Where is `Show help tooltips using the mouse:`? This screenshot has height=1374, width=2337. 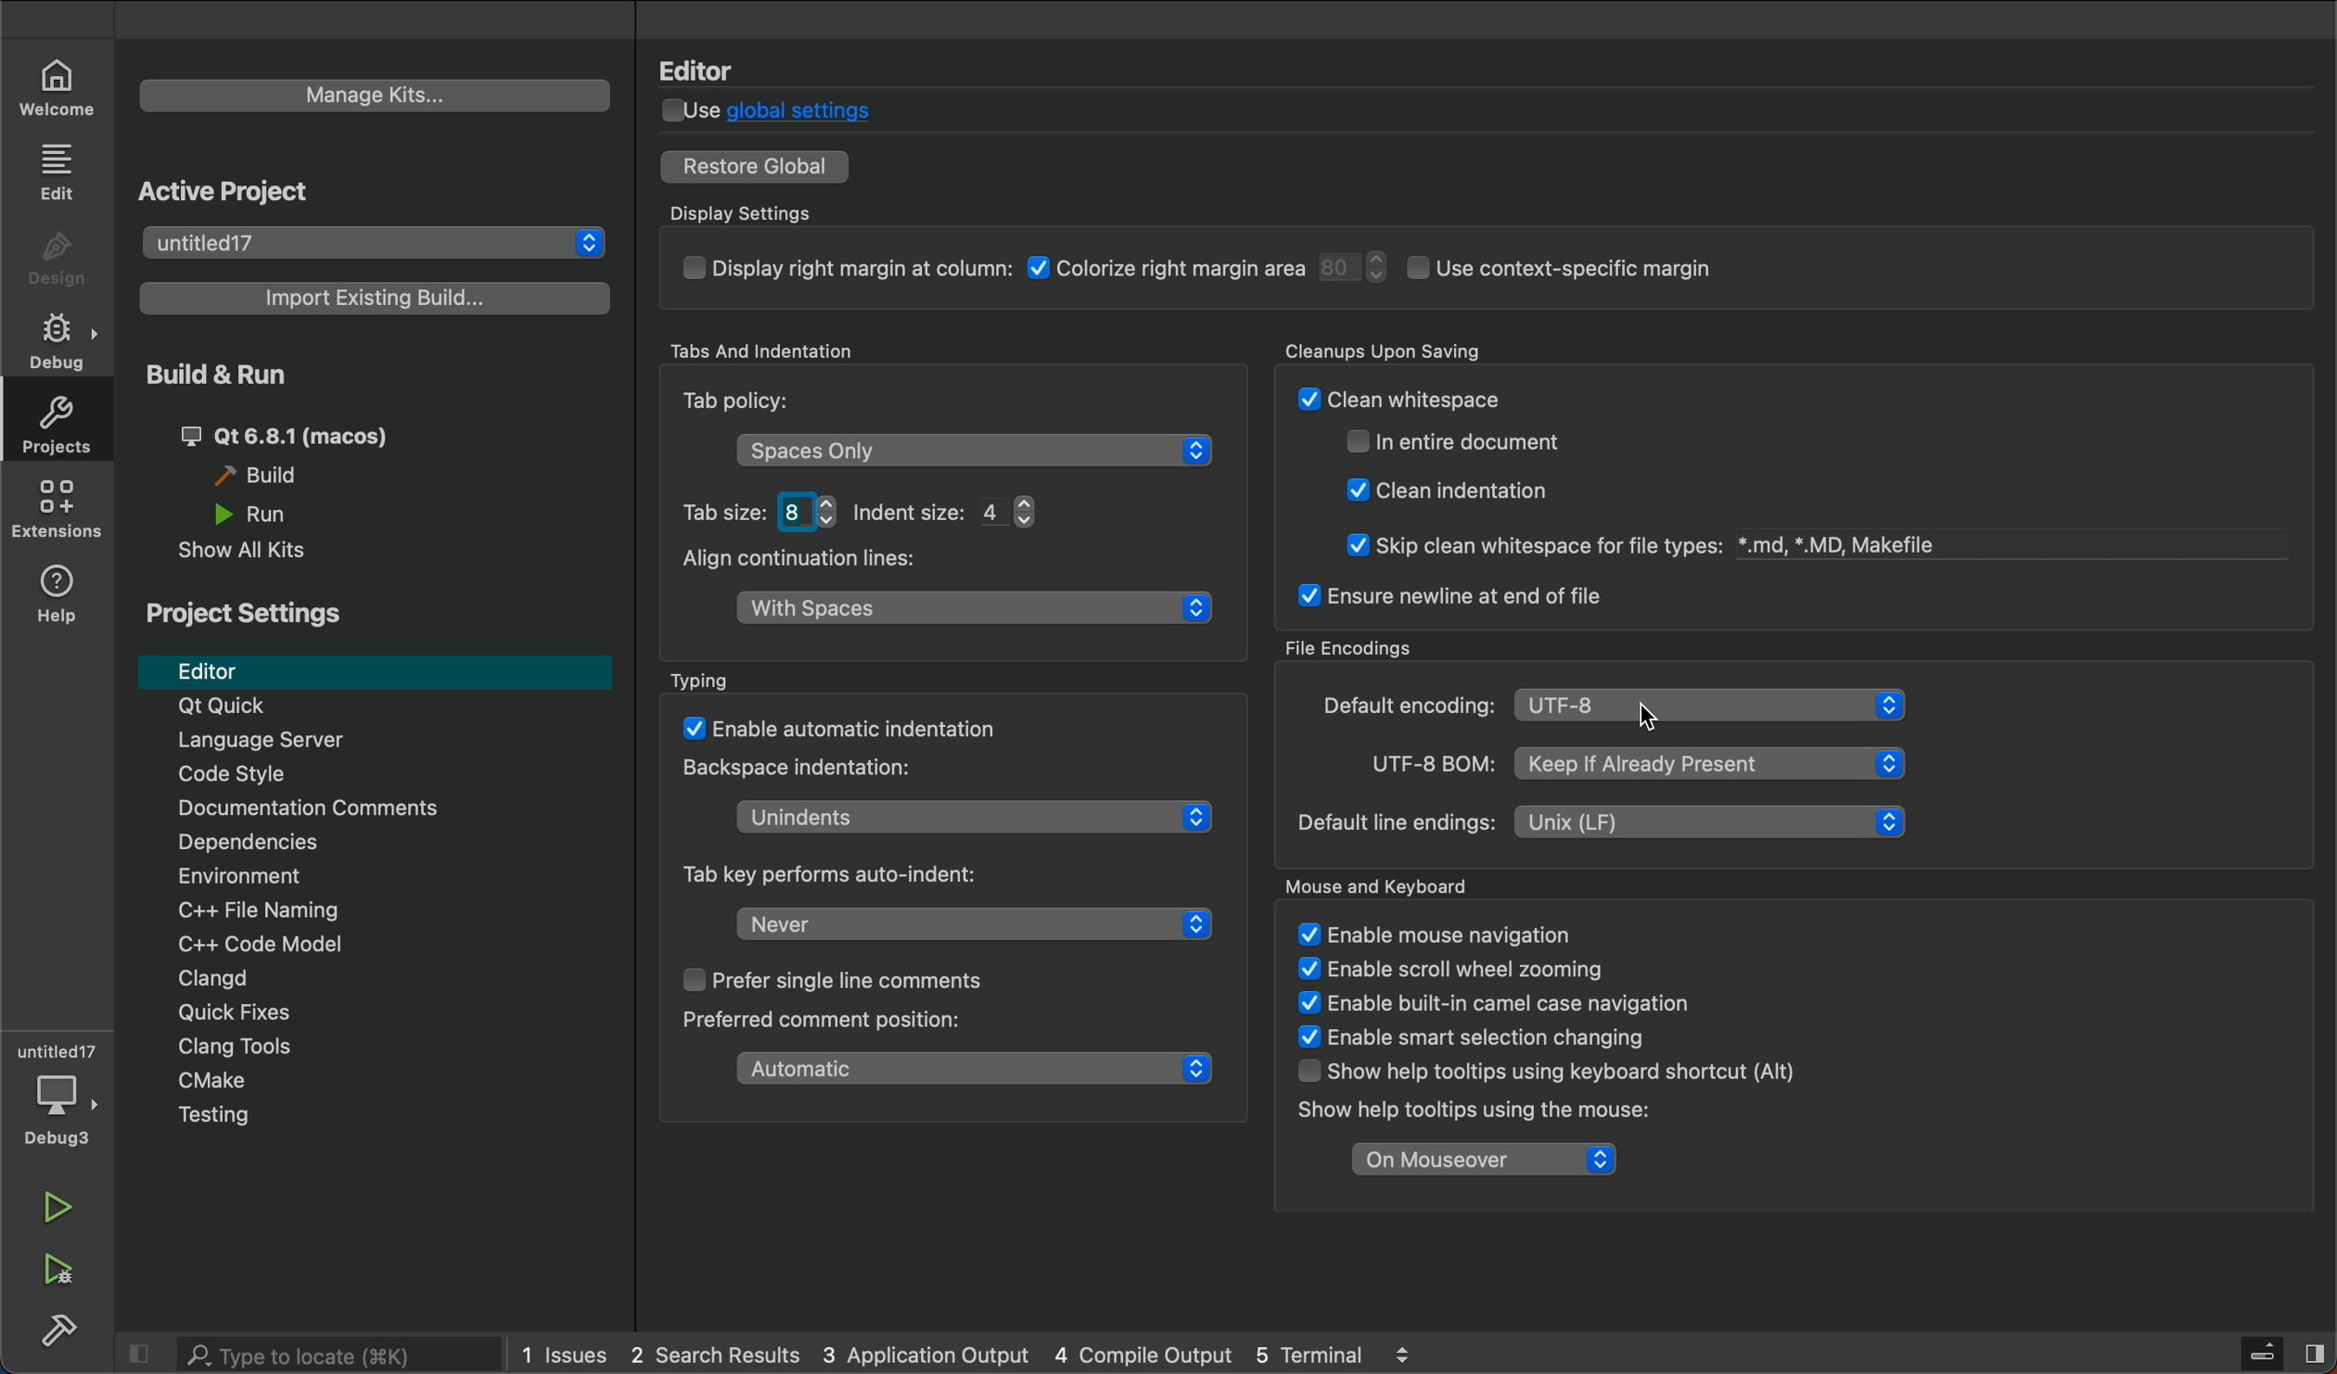
Show help tooltips using the mouse: is located at coordinates (1462, 1110).